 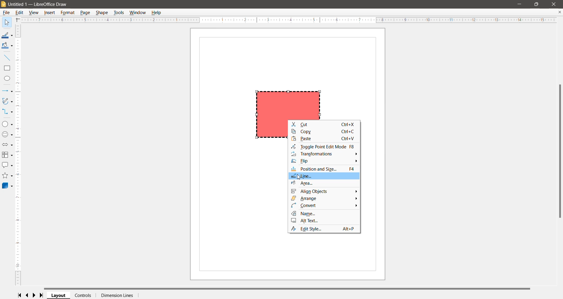 I want to click on Edit Style, so click(x=324, y=228).